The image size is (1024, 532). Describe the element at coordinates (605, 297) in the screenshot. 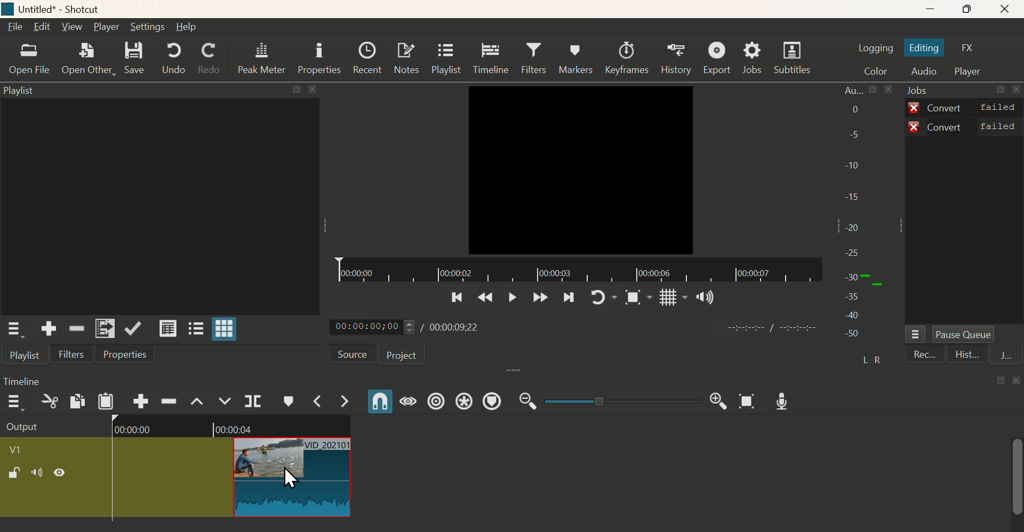

I see `Play again` at that location.